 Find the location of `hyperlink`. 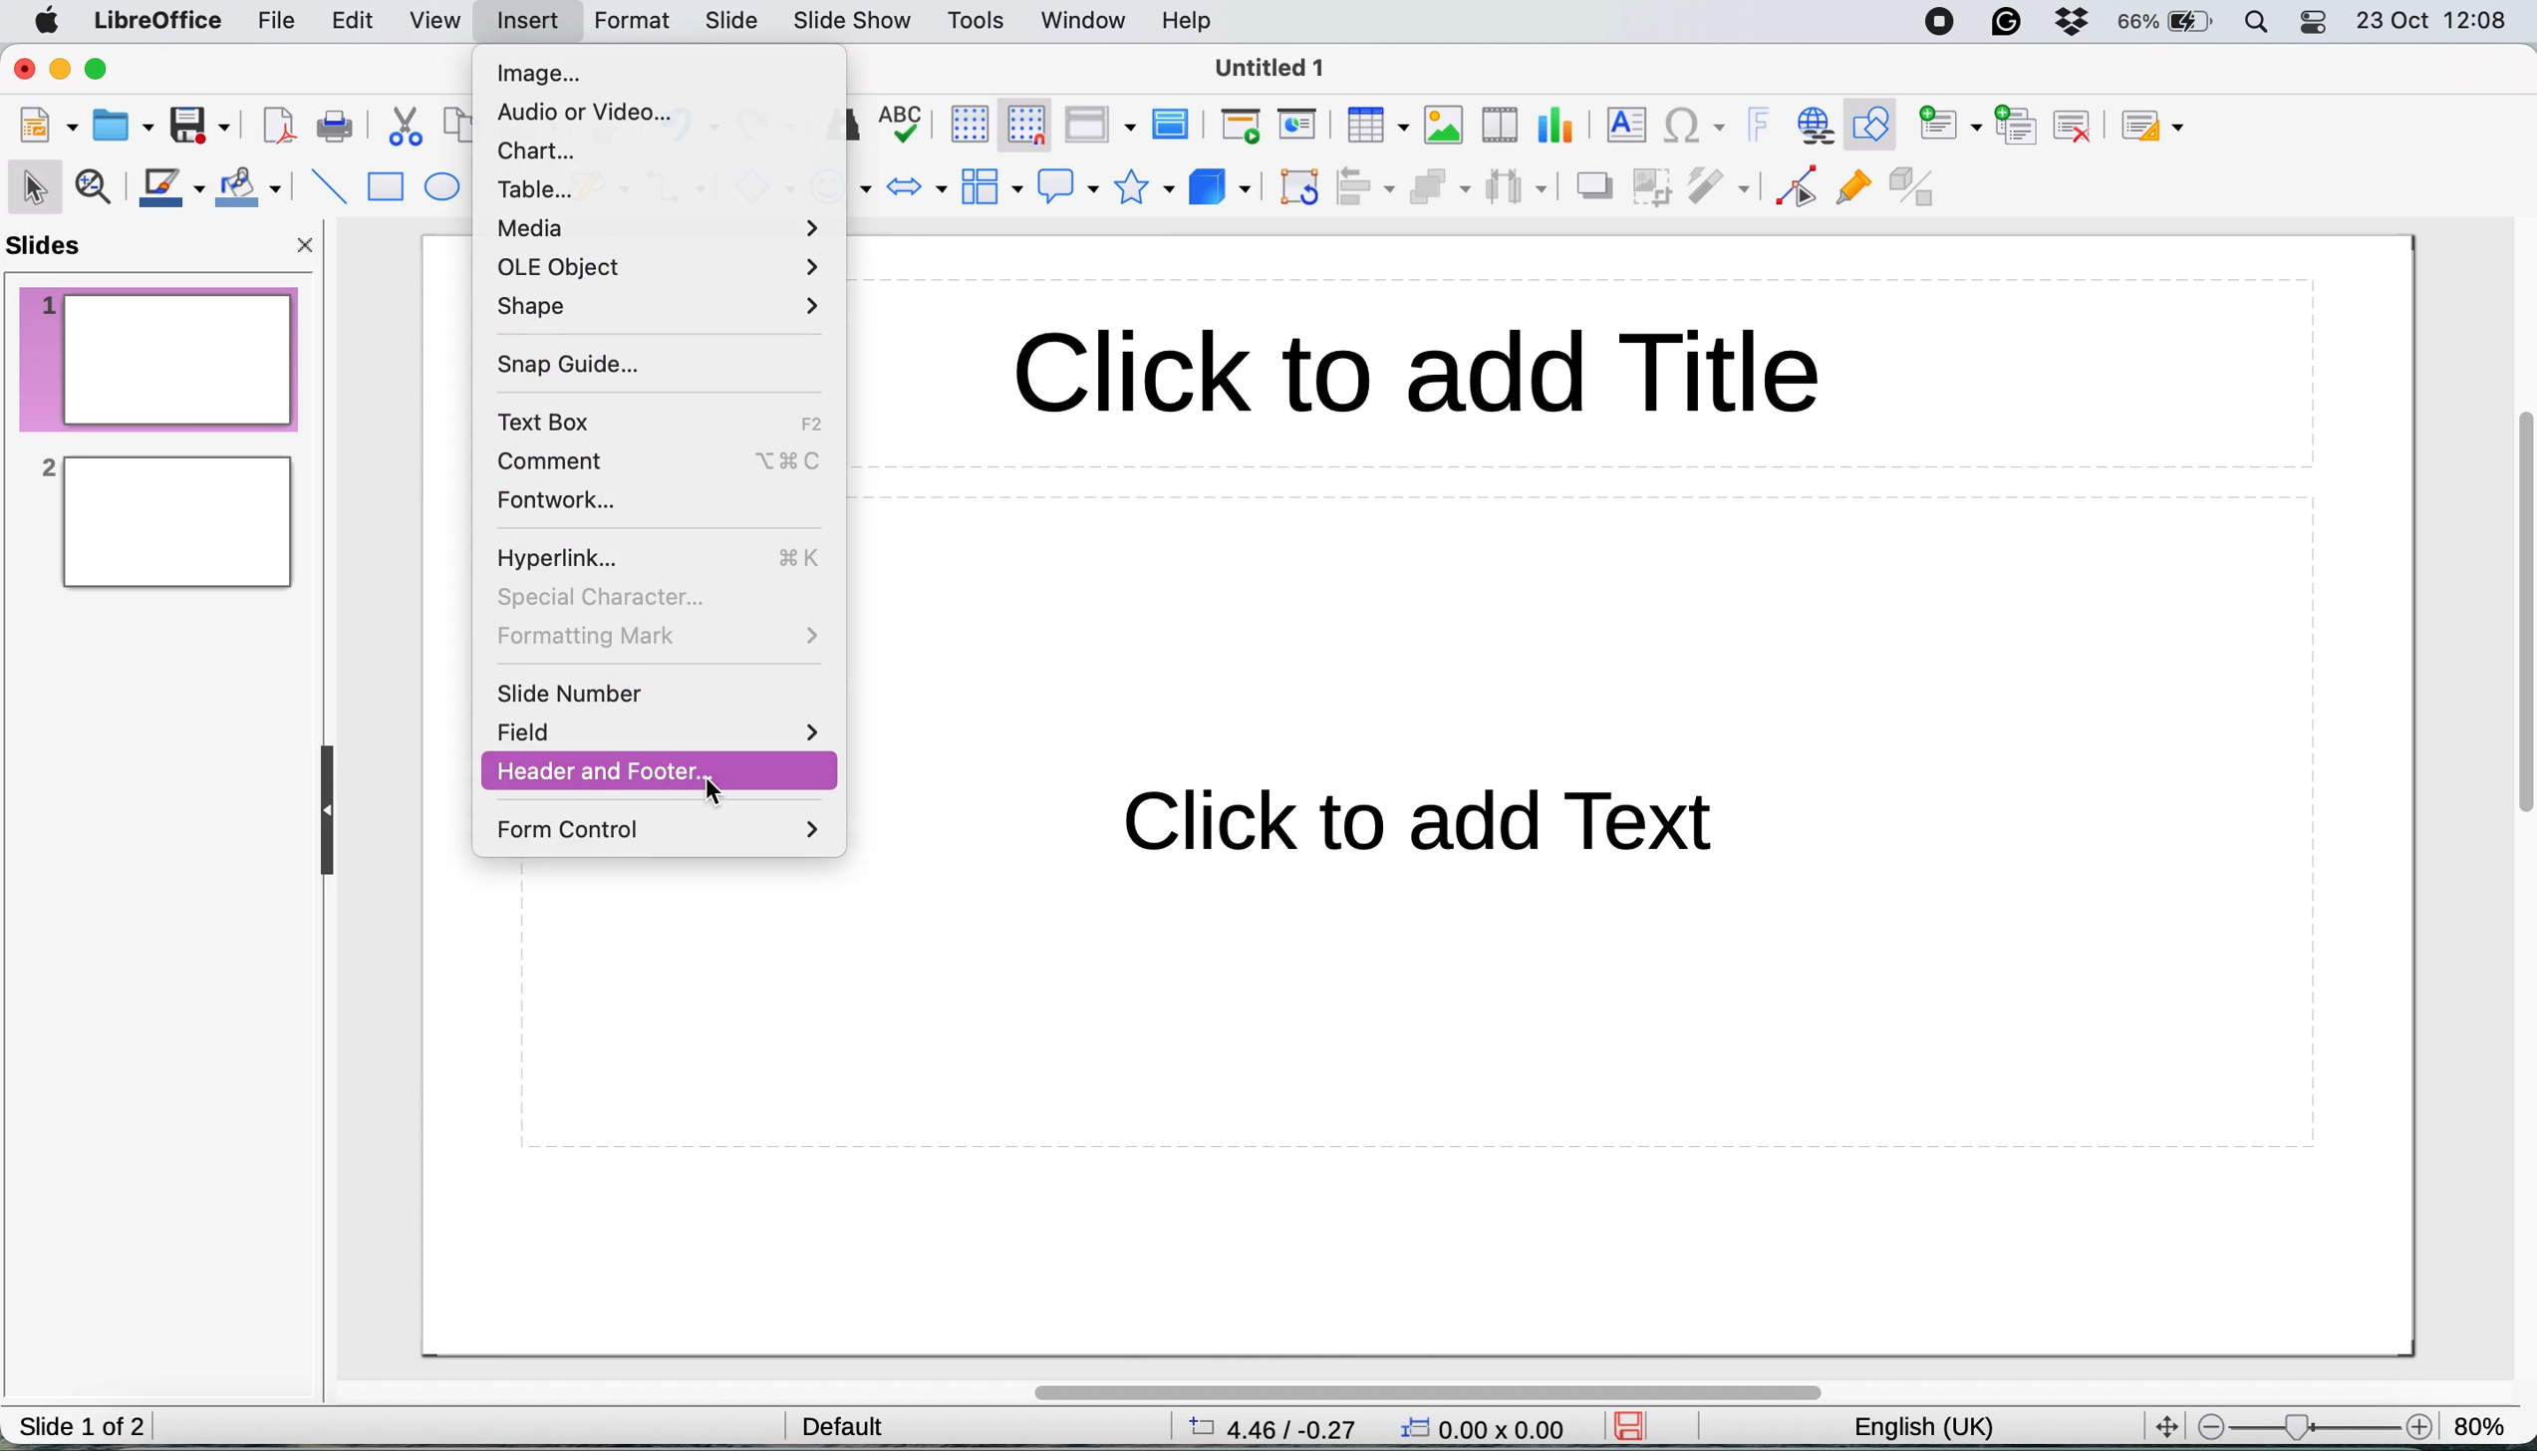

hyperlink is located at coordinates (570, 556).